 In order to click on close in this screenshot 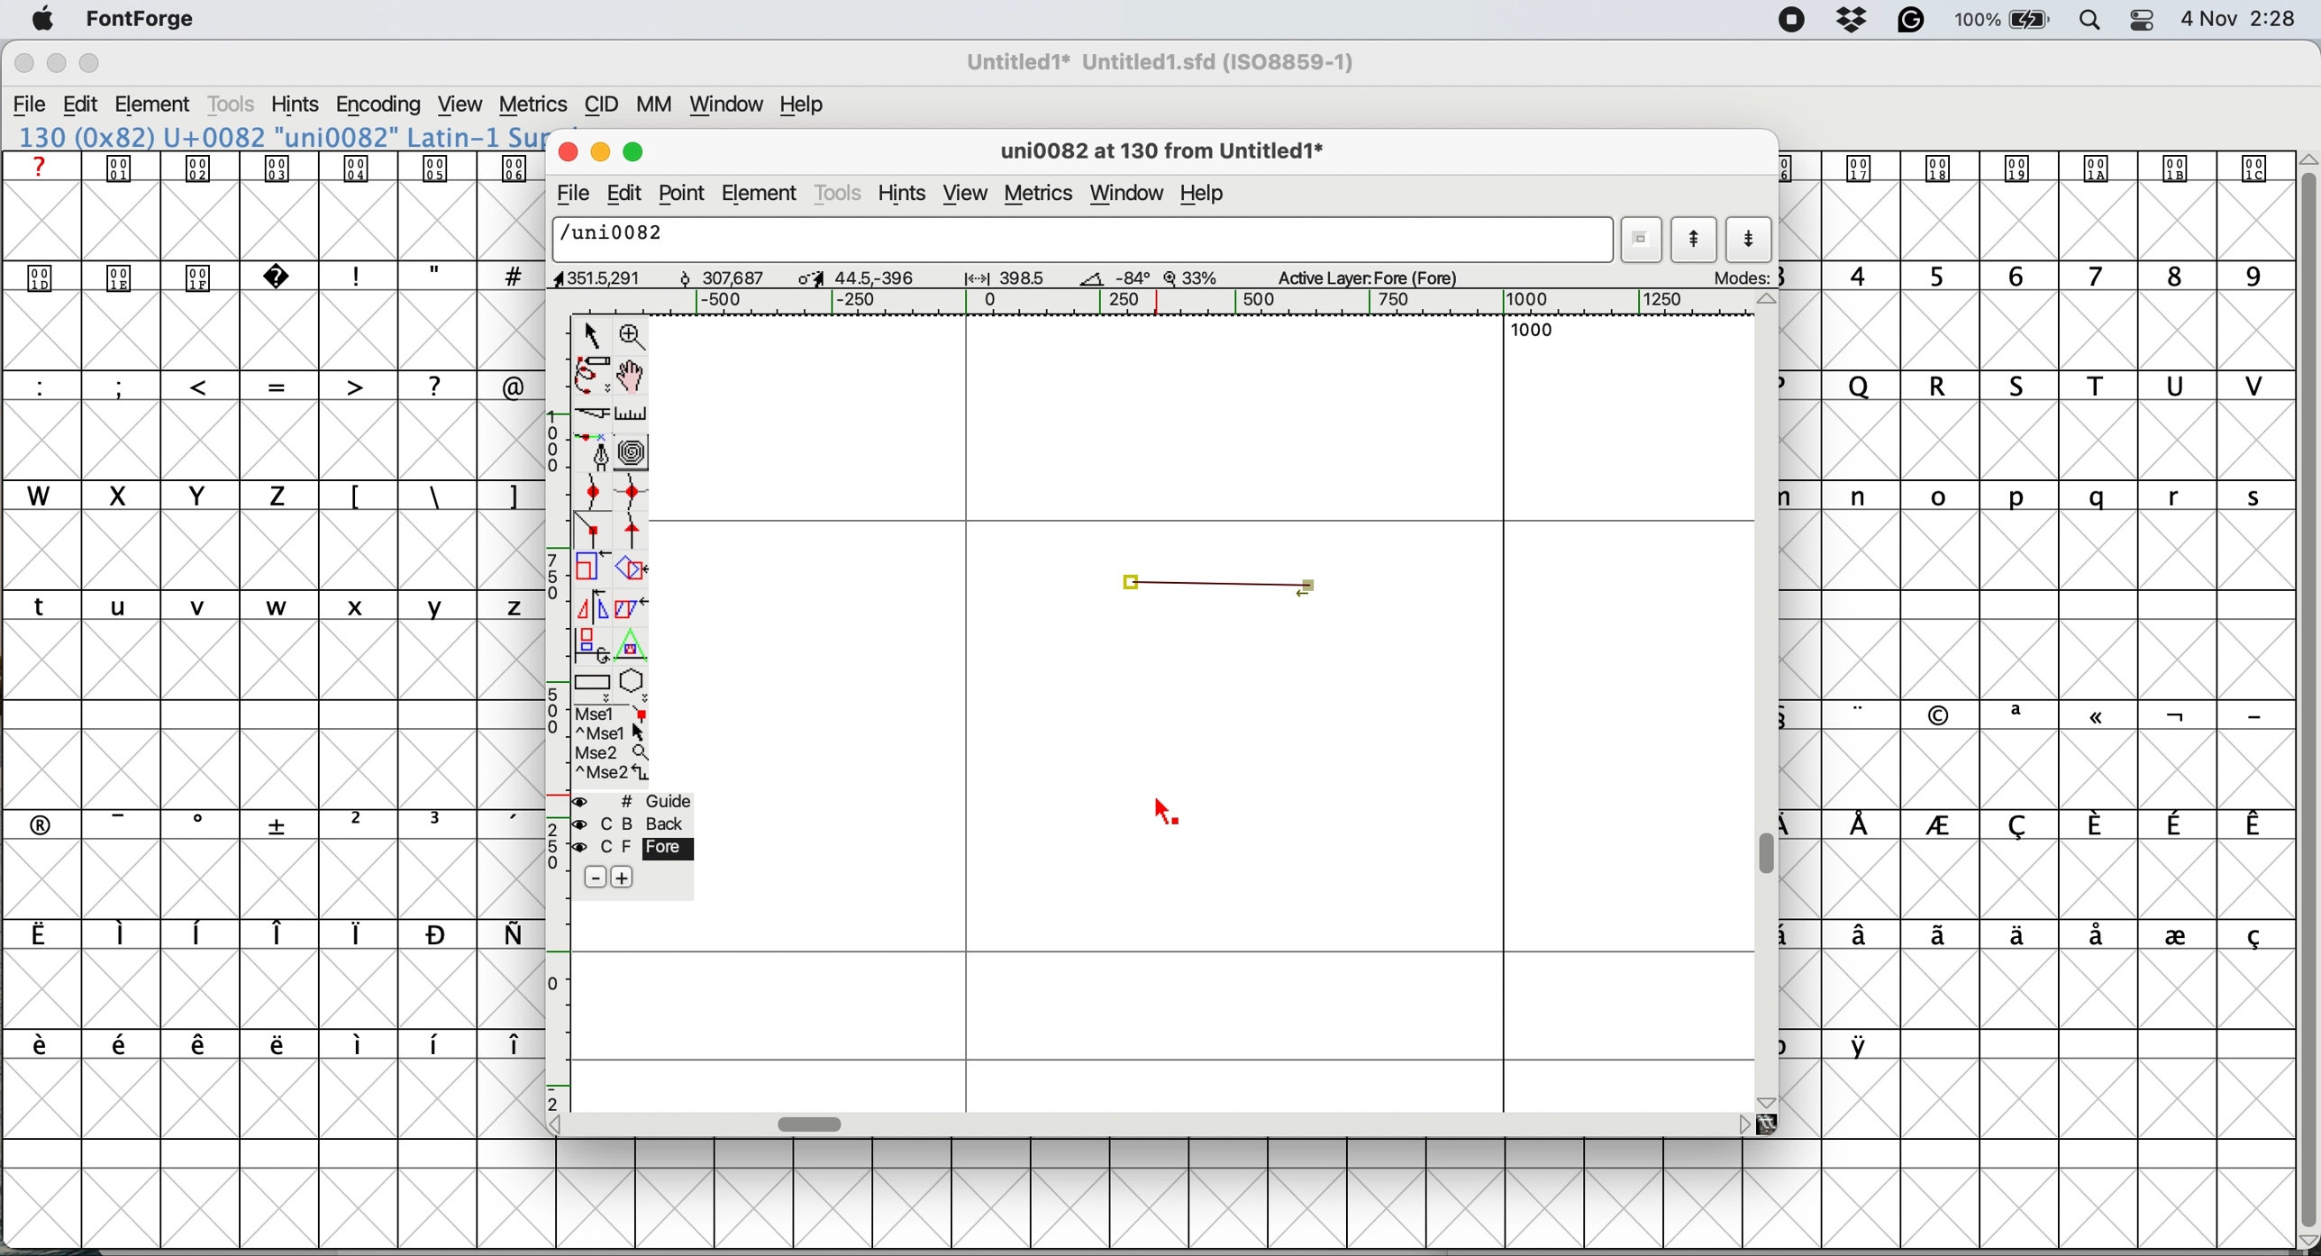, I will do `click(23, 64)`.